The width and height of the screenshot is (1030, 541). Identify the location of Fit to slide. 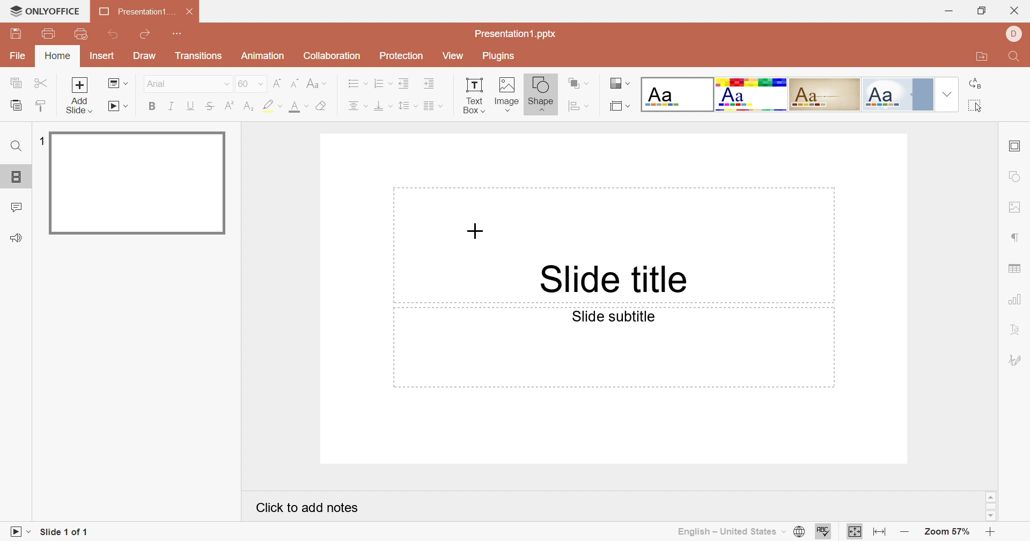
(853, 532).